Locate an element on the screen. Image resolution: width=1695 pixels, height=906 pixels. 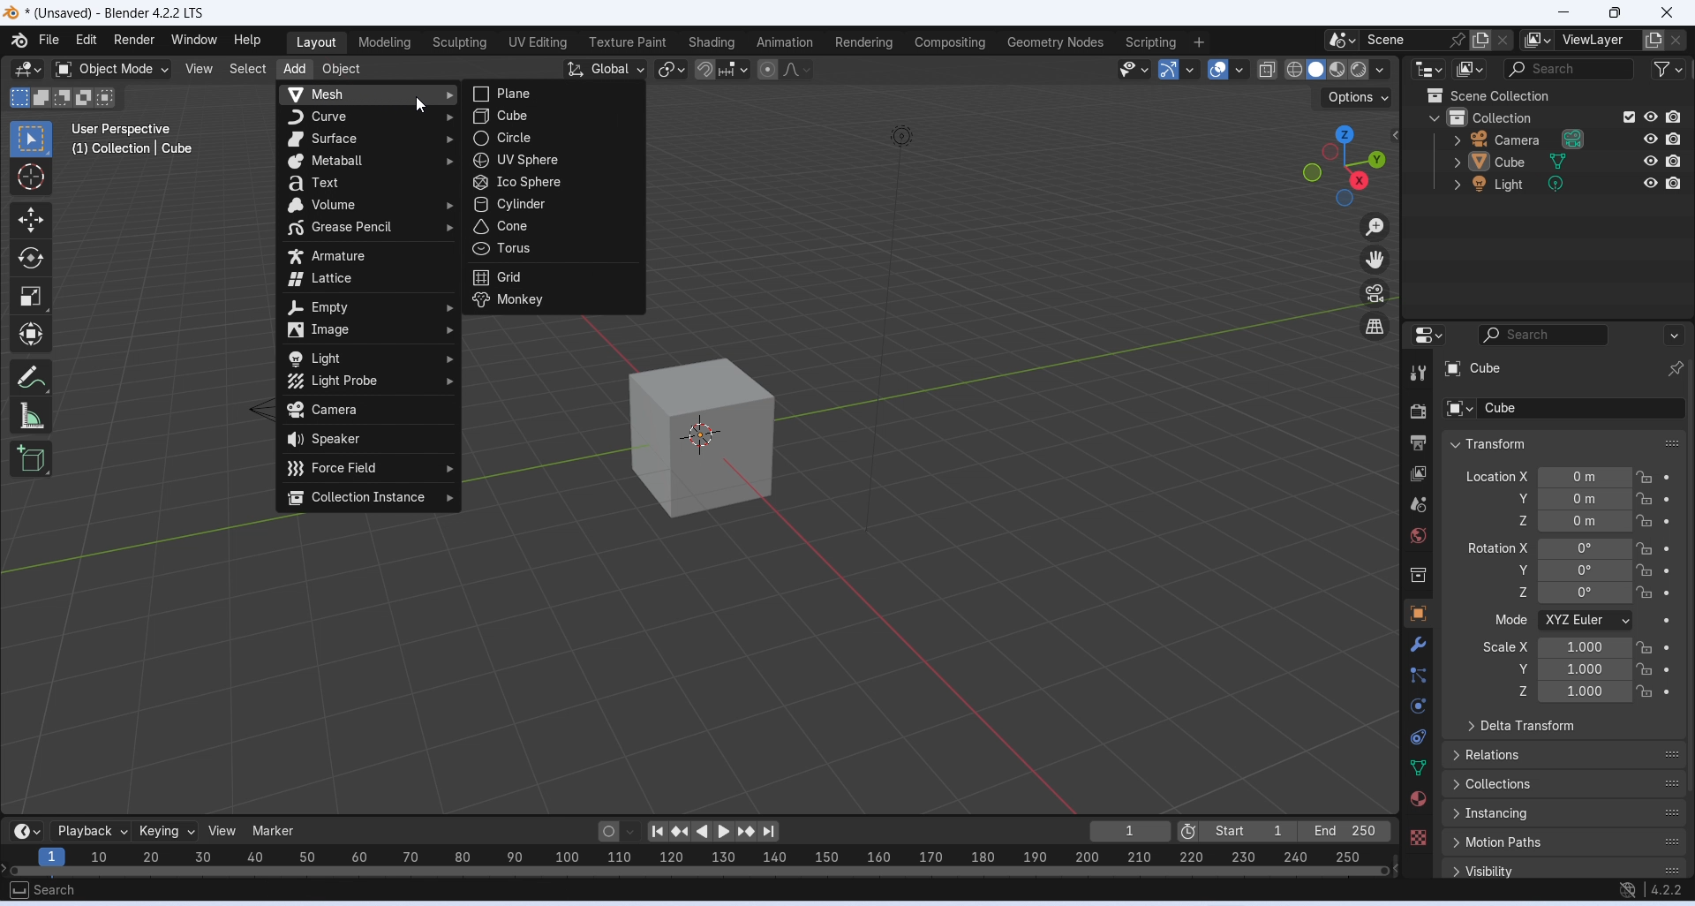
collections is located at coordinates (1564, 785).